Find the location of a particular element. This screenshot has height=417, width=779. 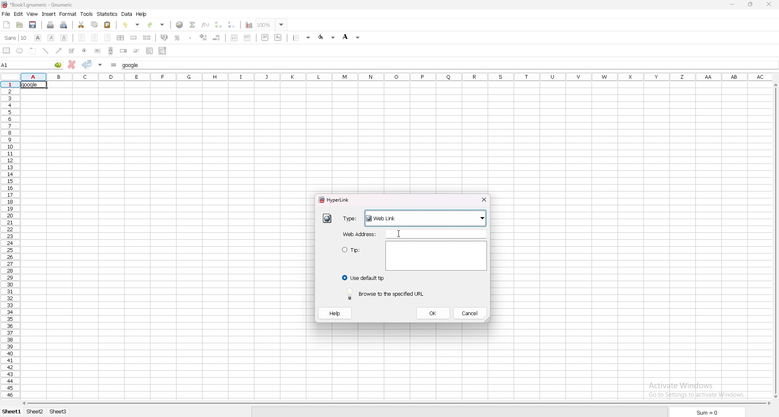

percentage is located at coordinates (177, 38).